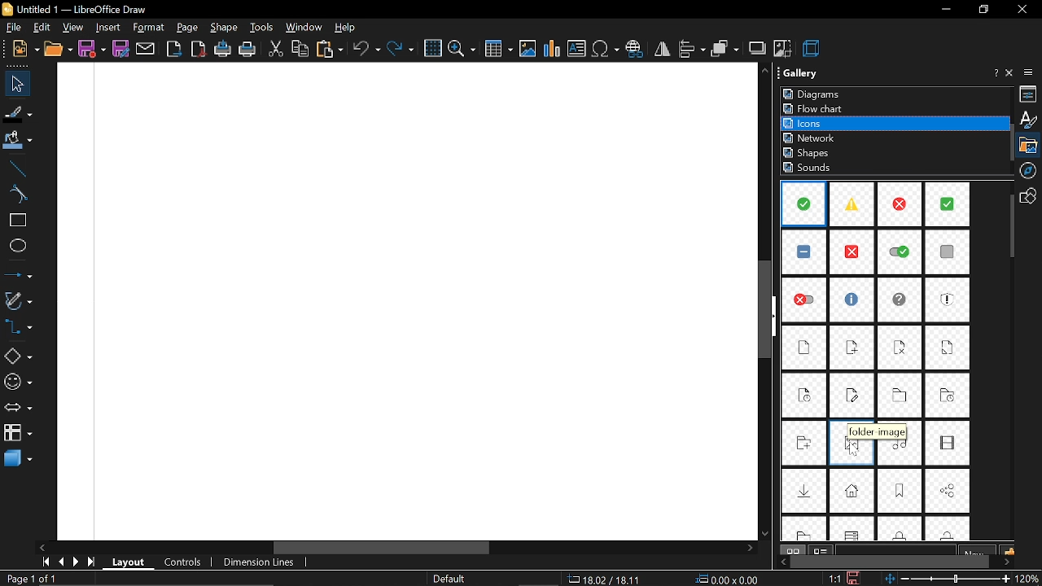 This screenshot has width=1042, height=586. Describe the element at coordinates (834, 578) in the screenshot. I see `1:1` at that location.